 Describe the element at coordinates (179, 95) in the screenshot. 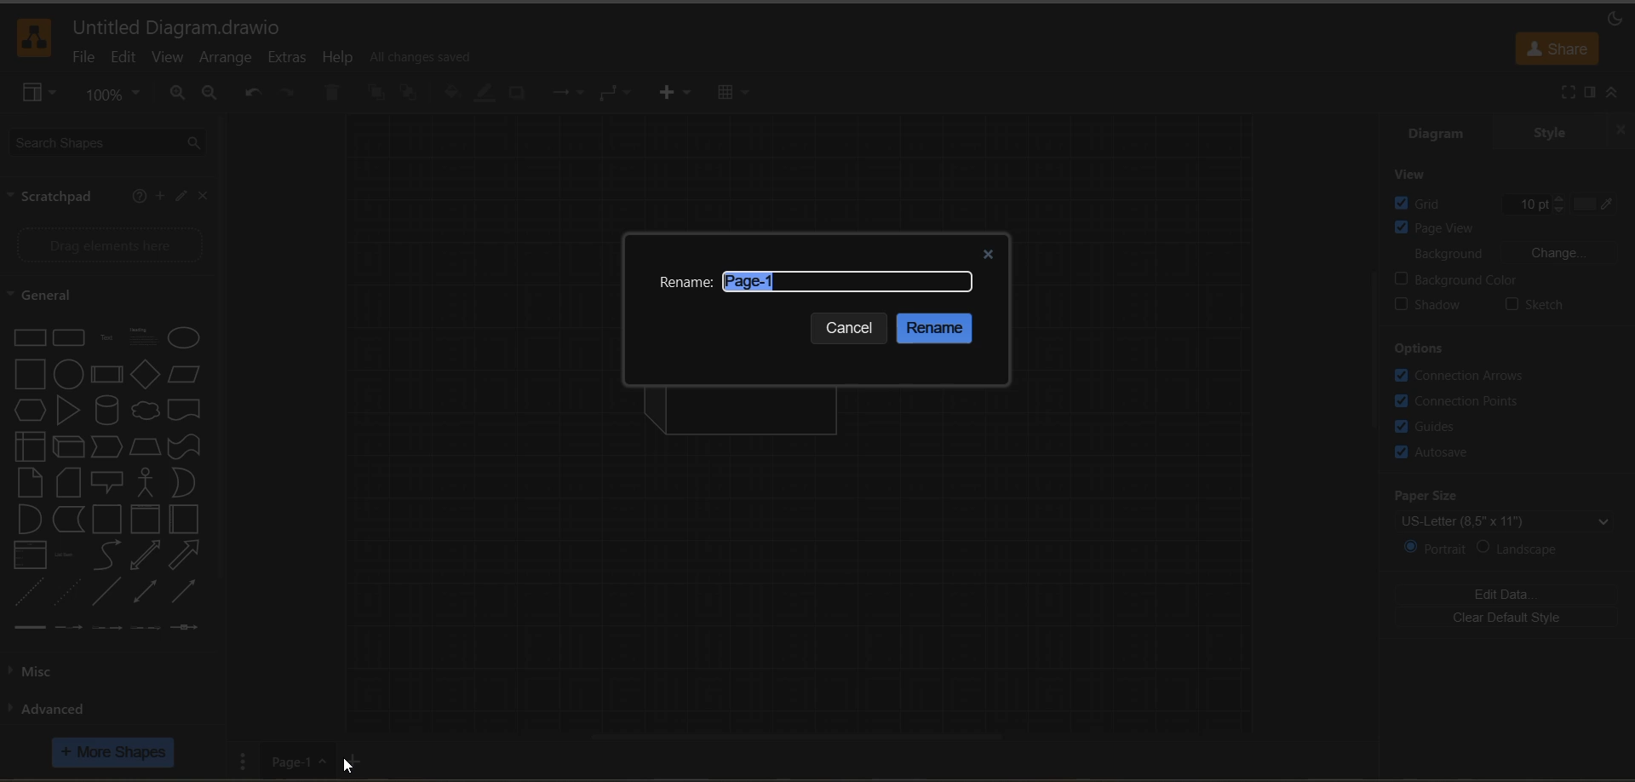

I see `zoom in` at that location.